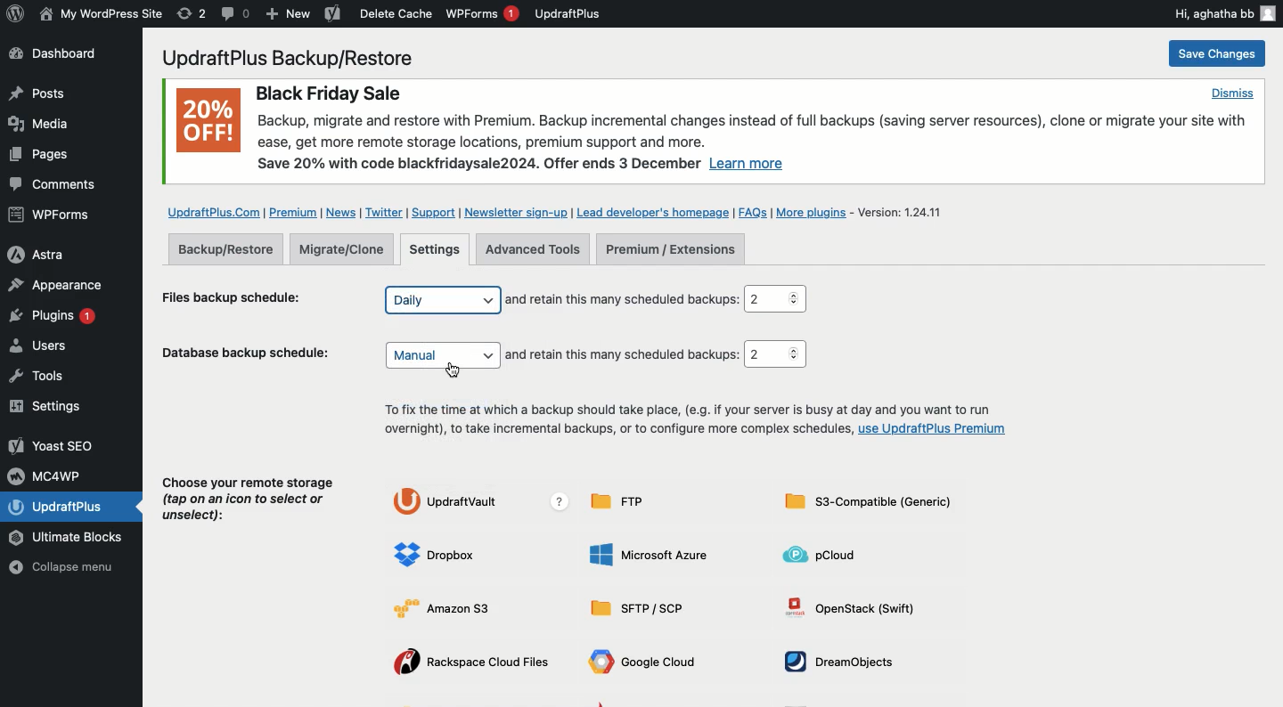 The width and height of the screenshot is (1283, 707). I want to click on Dismiss, so click(1231, 93).